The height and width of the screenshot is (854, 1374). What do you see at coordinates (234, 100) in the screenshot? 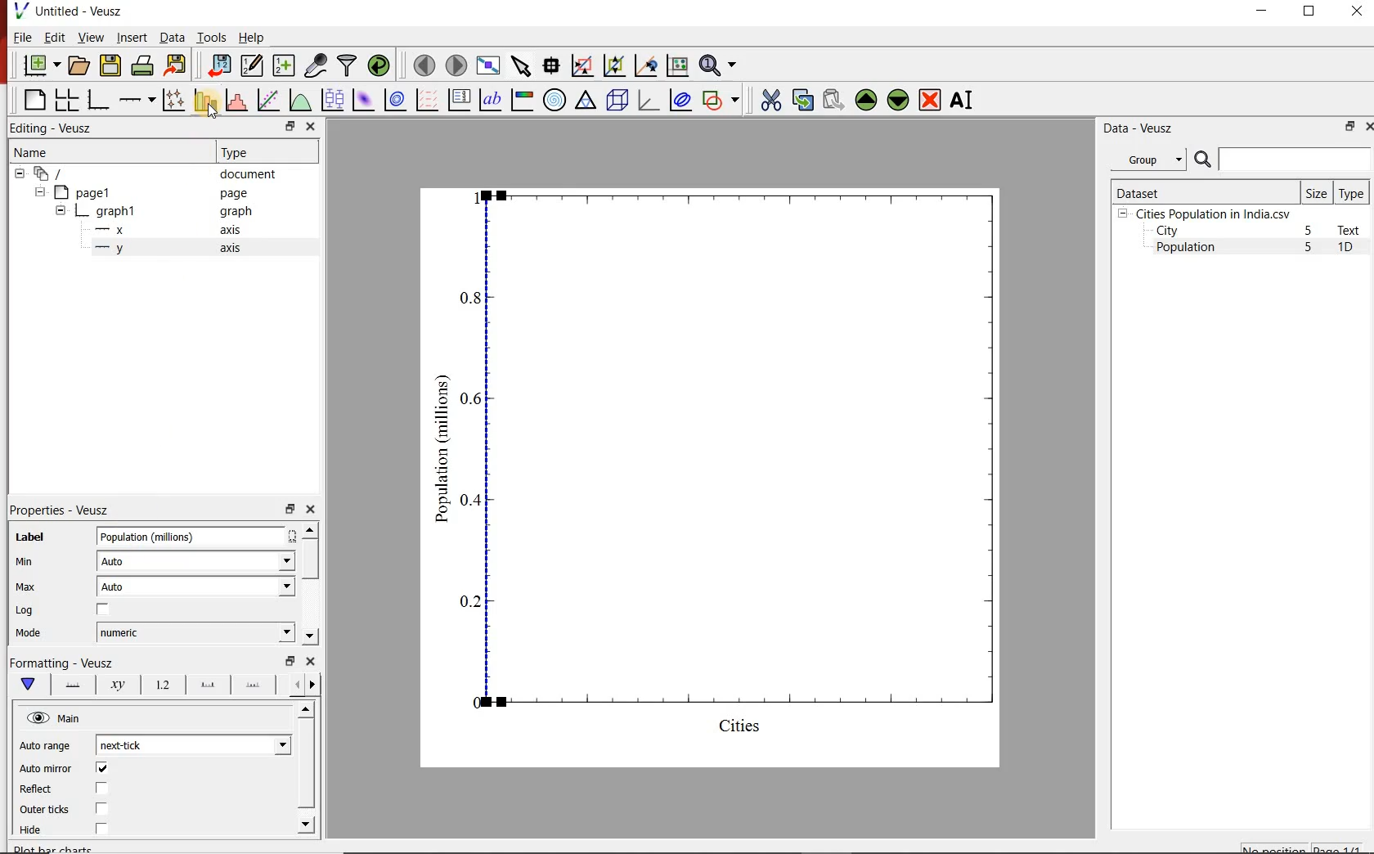
I see `histogram of a dataset` at bounding box center [234, 100].